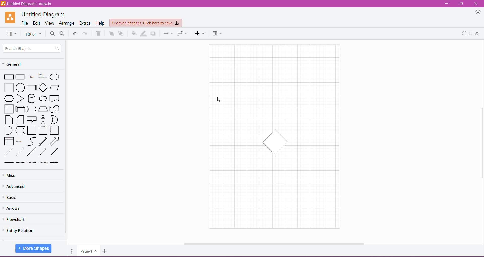 The image size is (484, 257). What do you see at coordinates (104, 251) in the screenshot?
I see `Insert Page` at bounding box center [104, 251].